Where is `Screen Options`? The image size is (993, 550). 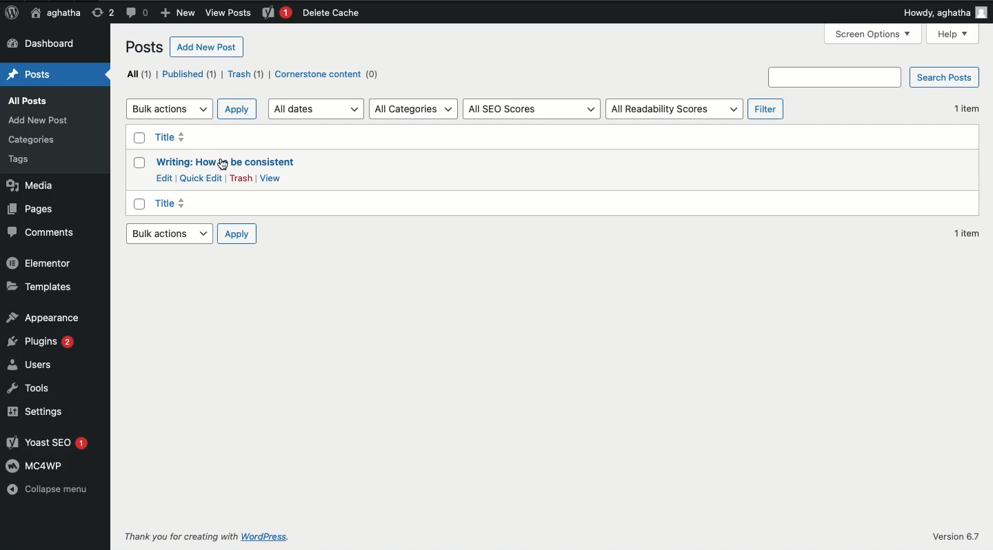
Screen Options is located at coordinates (871, 34).